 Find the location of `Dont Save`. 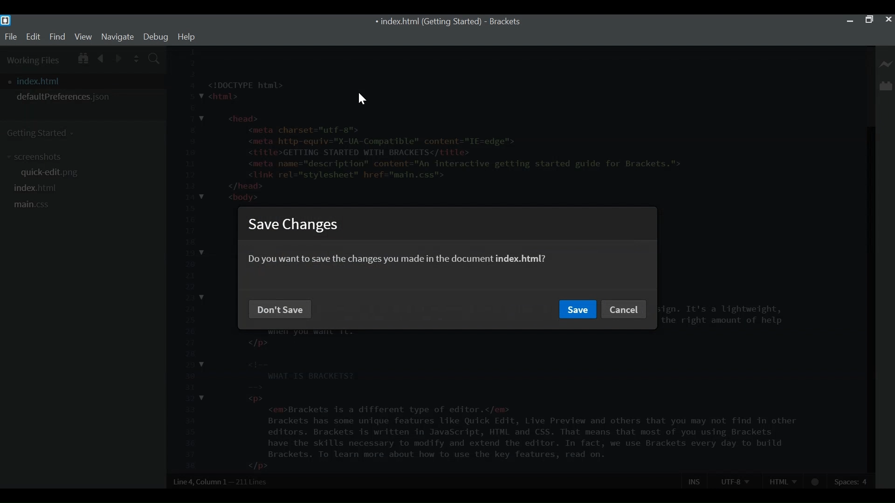

Dont Save is located at coordinates (281, 308).